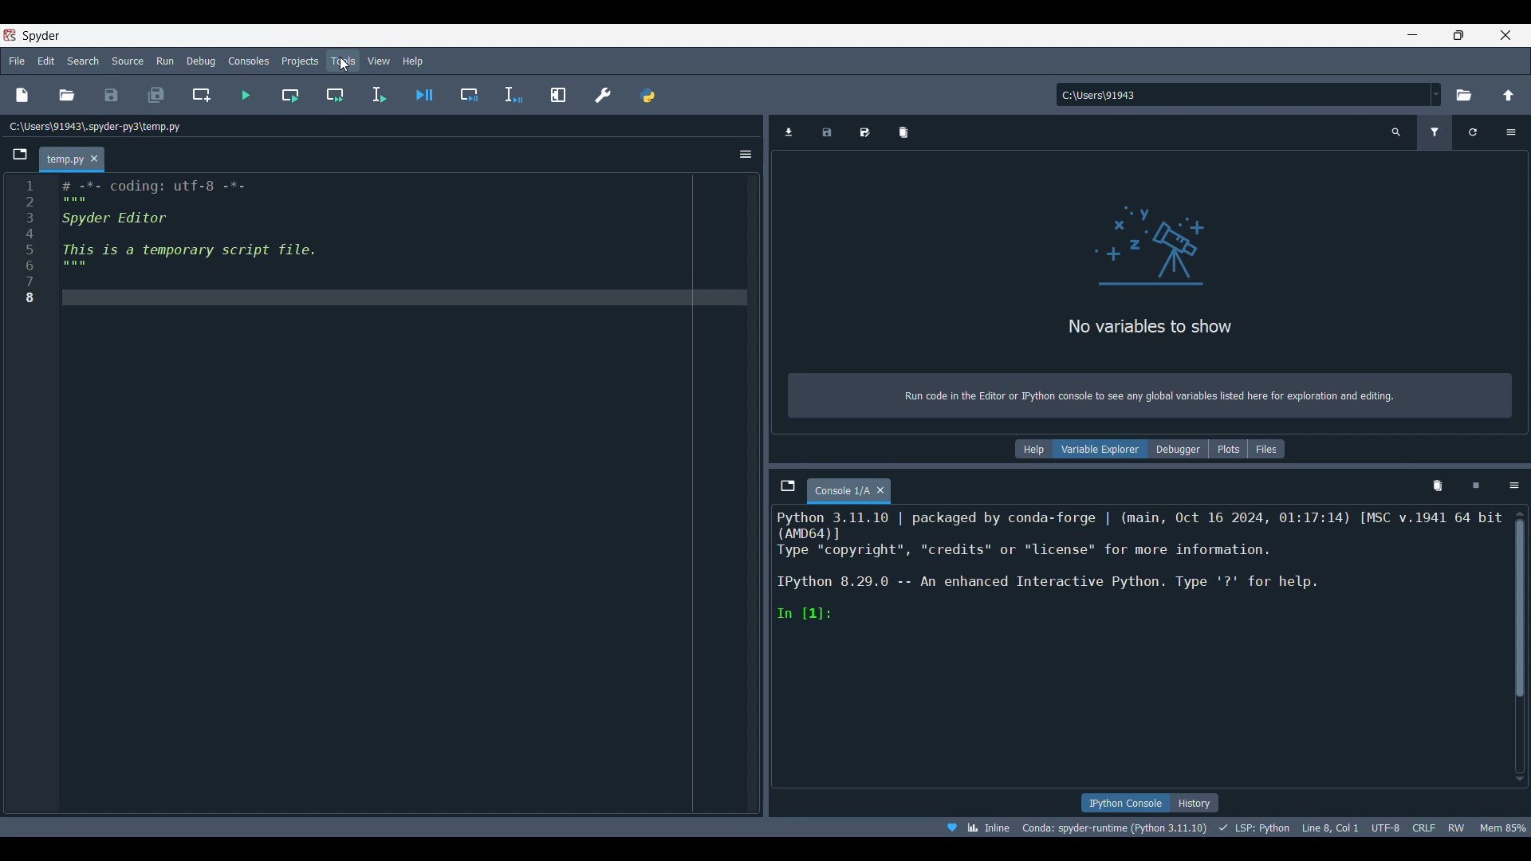 Image resolution: width=1531 pixels, height=861 pixels. I want to click on Description of current code, so click(1139, 566).